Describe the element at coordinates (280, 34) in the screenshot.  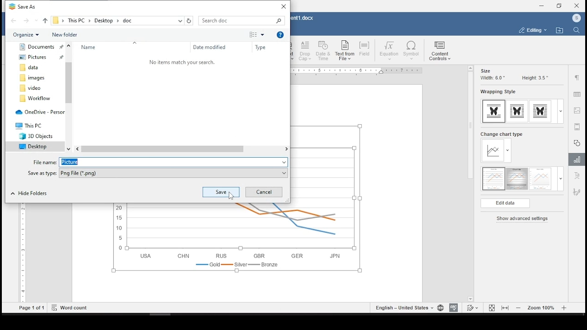
I see `get help` at that location.